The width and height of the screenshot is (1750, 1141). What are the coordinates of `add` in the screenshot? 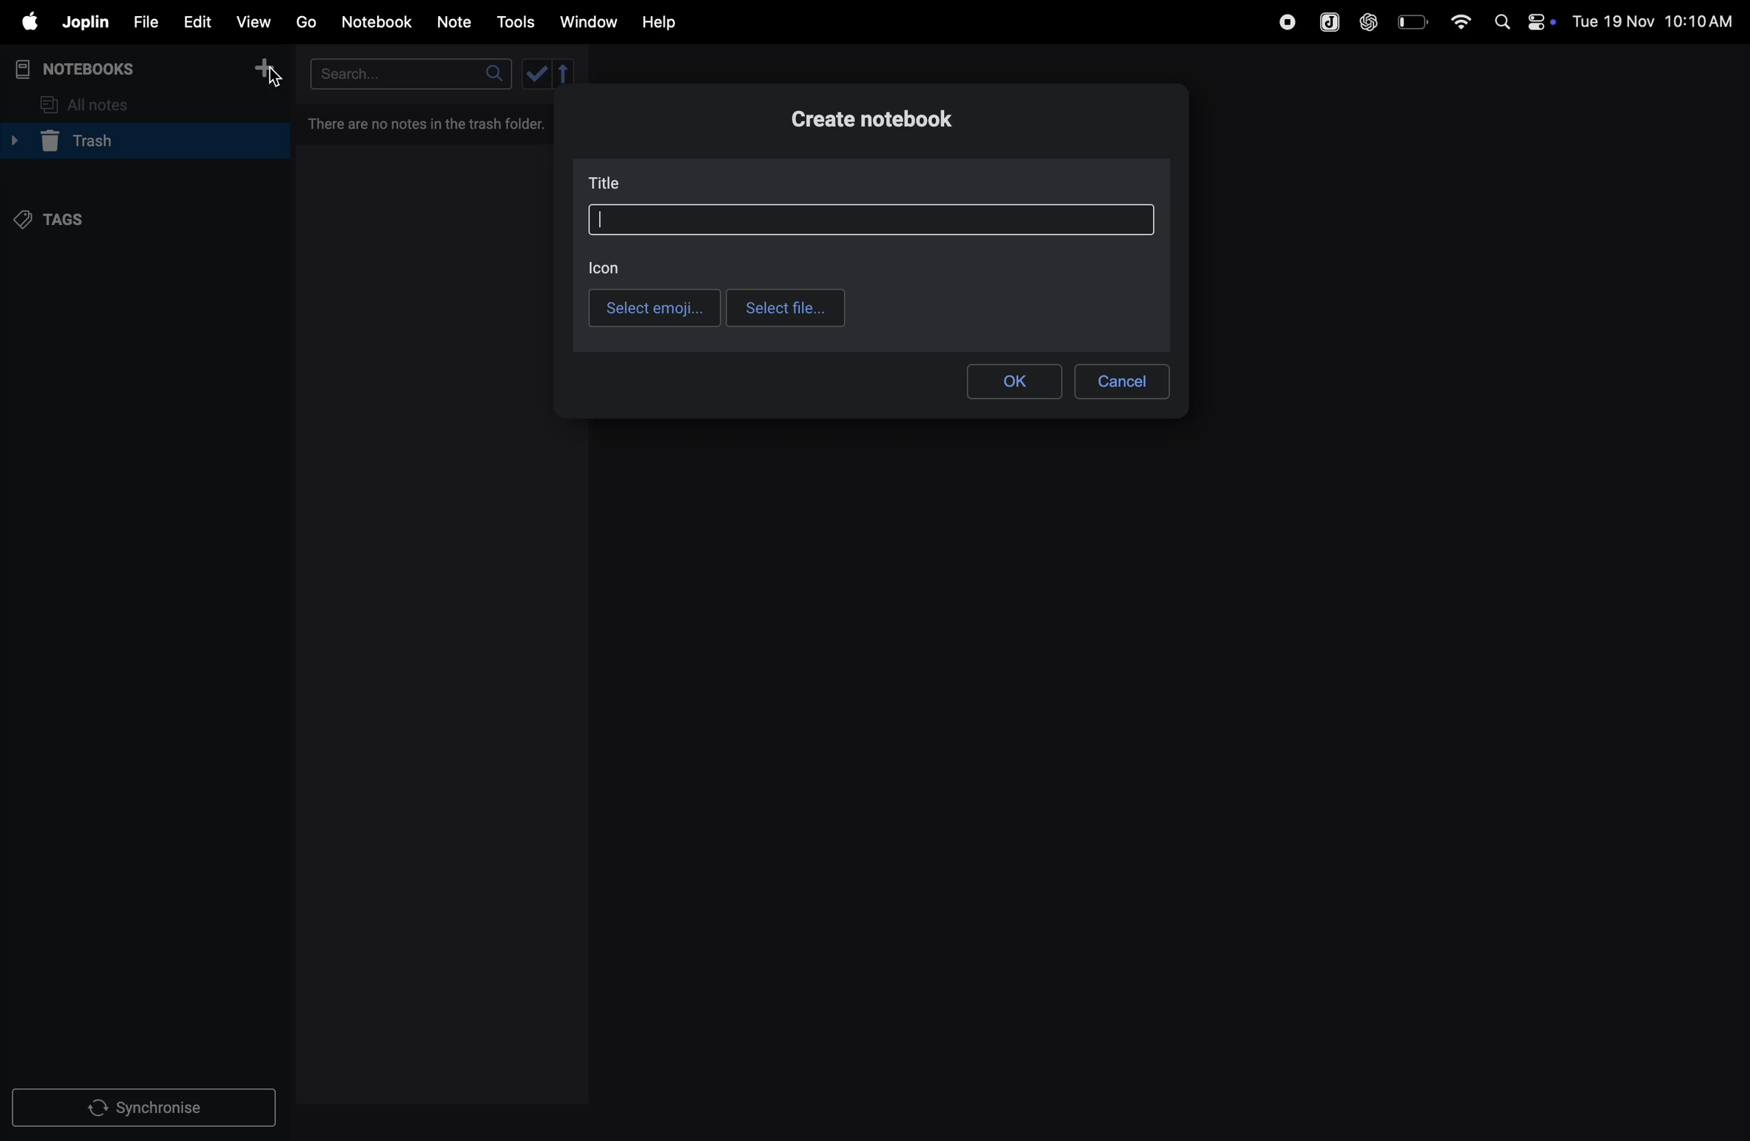 It's located at (271, 68).